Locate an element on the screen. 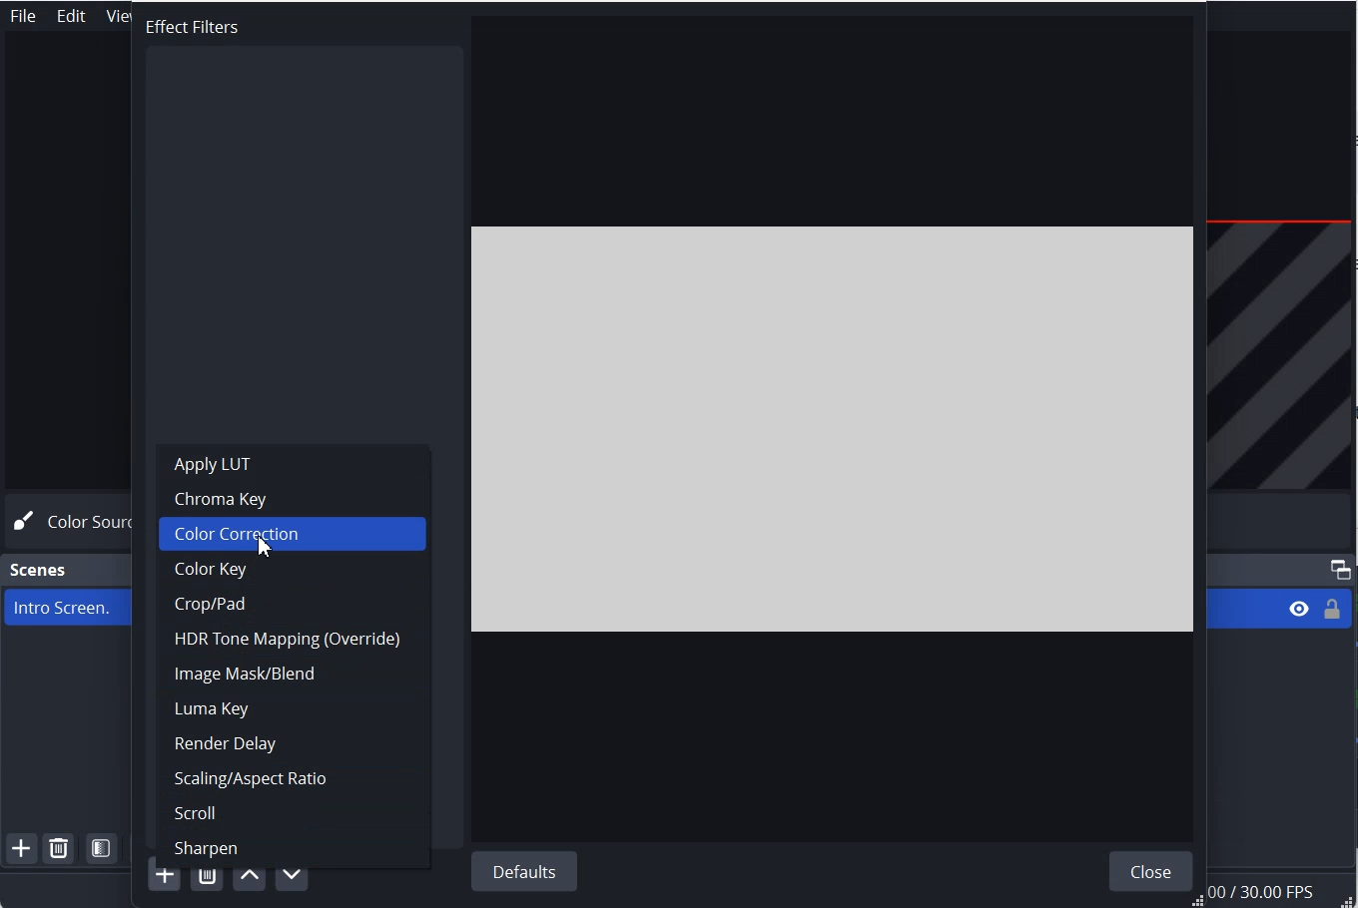 The image size is (1358, 908). Crop/Pad is located at coordinates (292, 605).